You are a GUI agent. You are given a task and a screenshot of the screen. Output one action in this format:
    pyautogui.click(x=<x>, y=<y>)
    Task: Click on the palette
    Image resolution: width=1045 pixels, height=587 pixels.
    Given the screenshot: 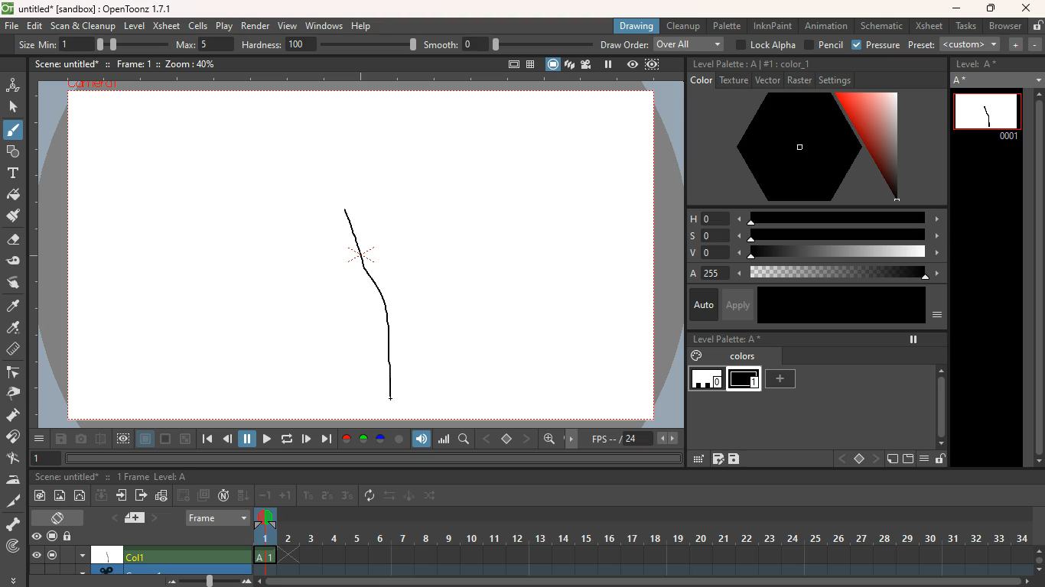 What is the action you would take?
    pyautogui.click(x=728, y=25)
    